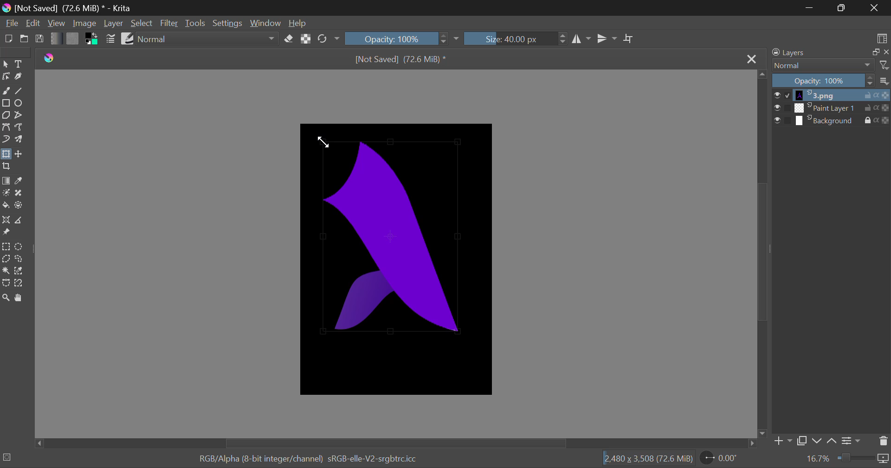  What do you see at coordinates (57, 23) in the screenshot?
I see `View` at bounding box center [57, 23].